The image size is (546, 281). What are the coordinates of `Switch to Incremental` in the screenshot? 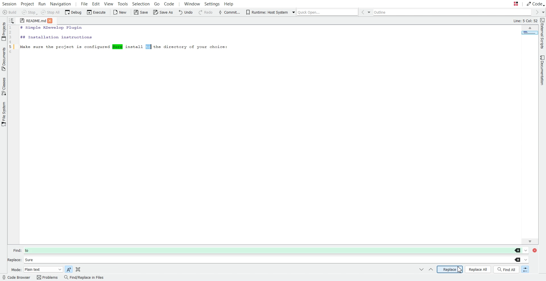 It's located at (524, 270).